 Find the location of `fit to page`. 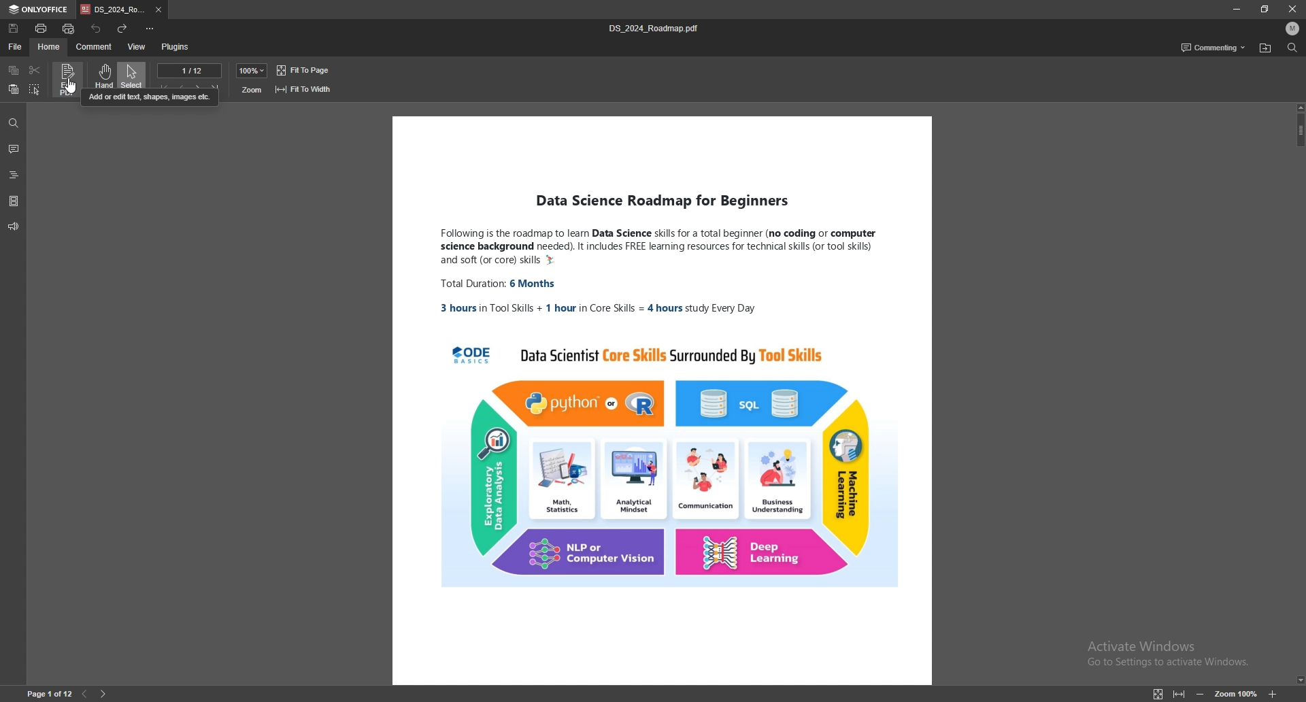

fit to page is located at coordinates (1158, 694).